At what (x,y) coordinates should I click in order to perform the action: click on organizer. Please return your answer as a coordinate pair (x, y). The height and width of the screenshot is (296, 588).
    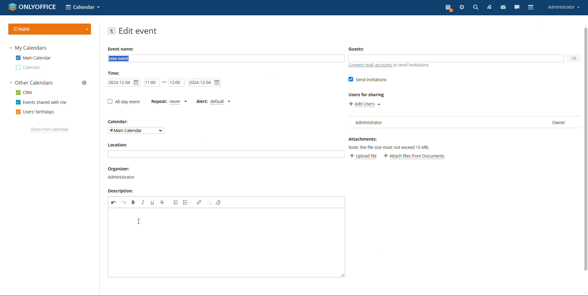
    Looking at the image, I should click on (122, 173).